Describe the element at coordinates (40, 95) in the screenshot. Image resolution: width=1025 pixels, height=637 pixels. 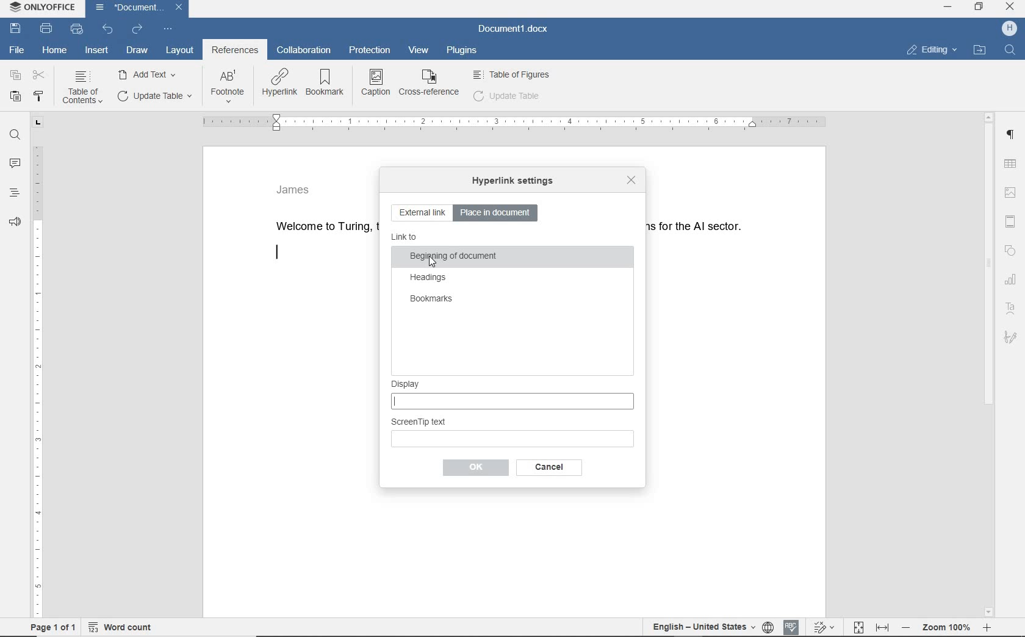
I see `copy style` at that location.